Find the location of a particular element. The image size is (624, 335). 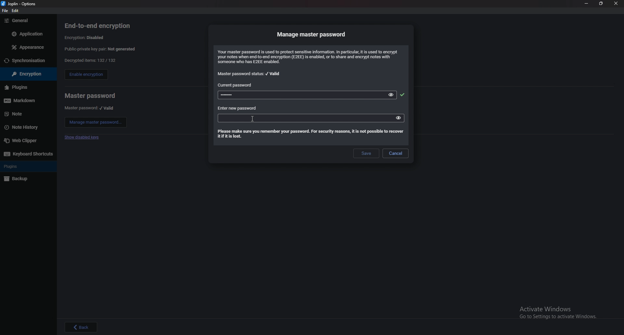

close is located at coordinates (617, 4).